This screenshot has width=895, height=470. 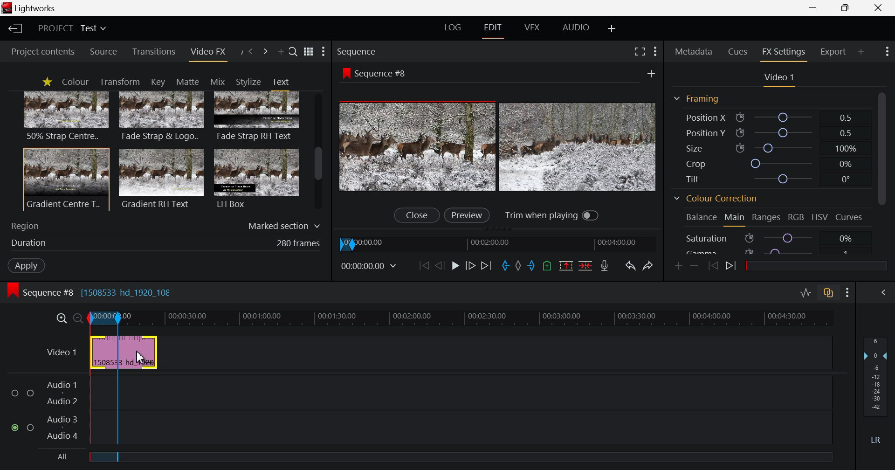 What do you see at coordinates (695, 50) in the screenshot?
I see `Metadata` at bounding box center [695, 50].